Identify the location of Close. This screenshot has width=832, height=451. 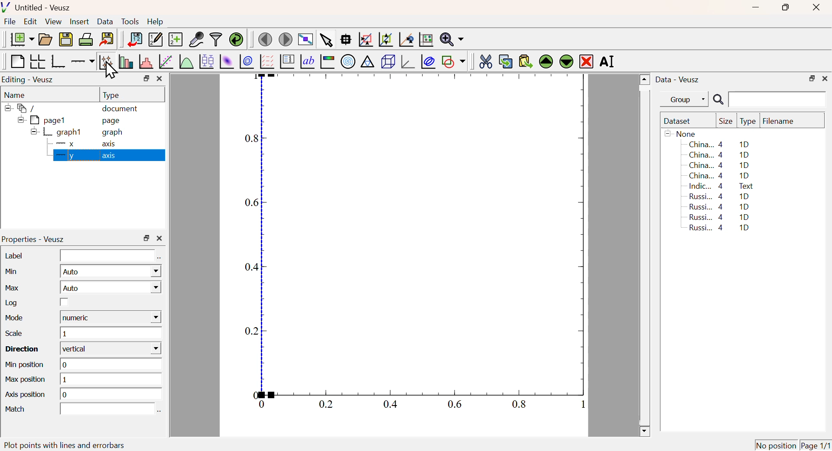
(159, 79).